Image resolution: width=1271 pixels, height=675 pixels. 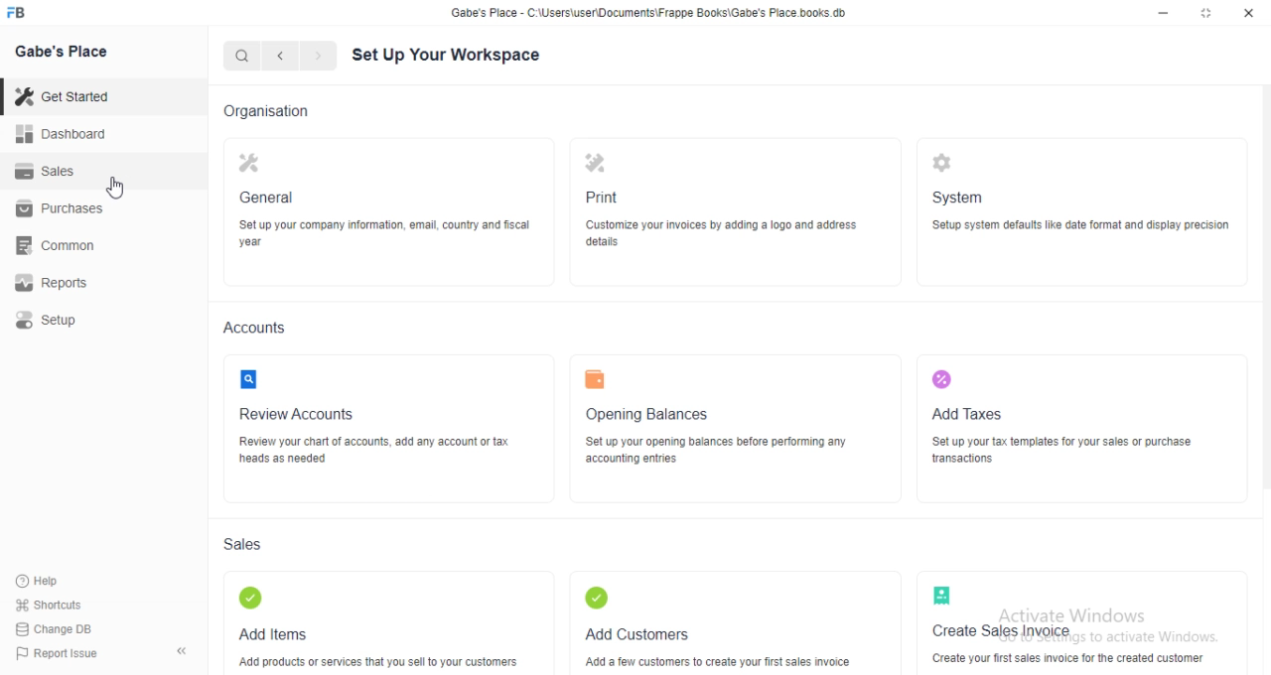 I want to click on Opening Balances, so click(x=649, y=390).